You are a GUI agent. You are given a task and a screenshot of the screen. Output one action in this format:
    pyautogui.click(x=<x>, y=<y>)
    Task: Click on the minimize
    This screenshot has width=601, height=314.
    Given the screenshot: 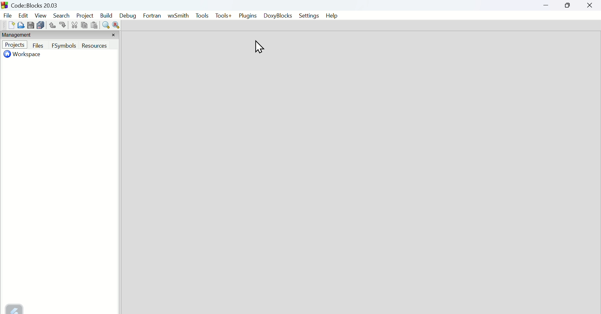 What is the action you would take?
    pyautogui.click(x=547, y=5)
    